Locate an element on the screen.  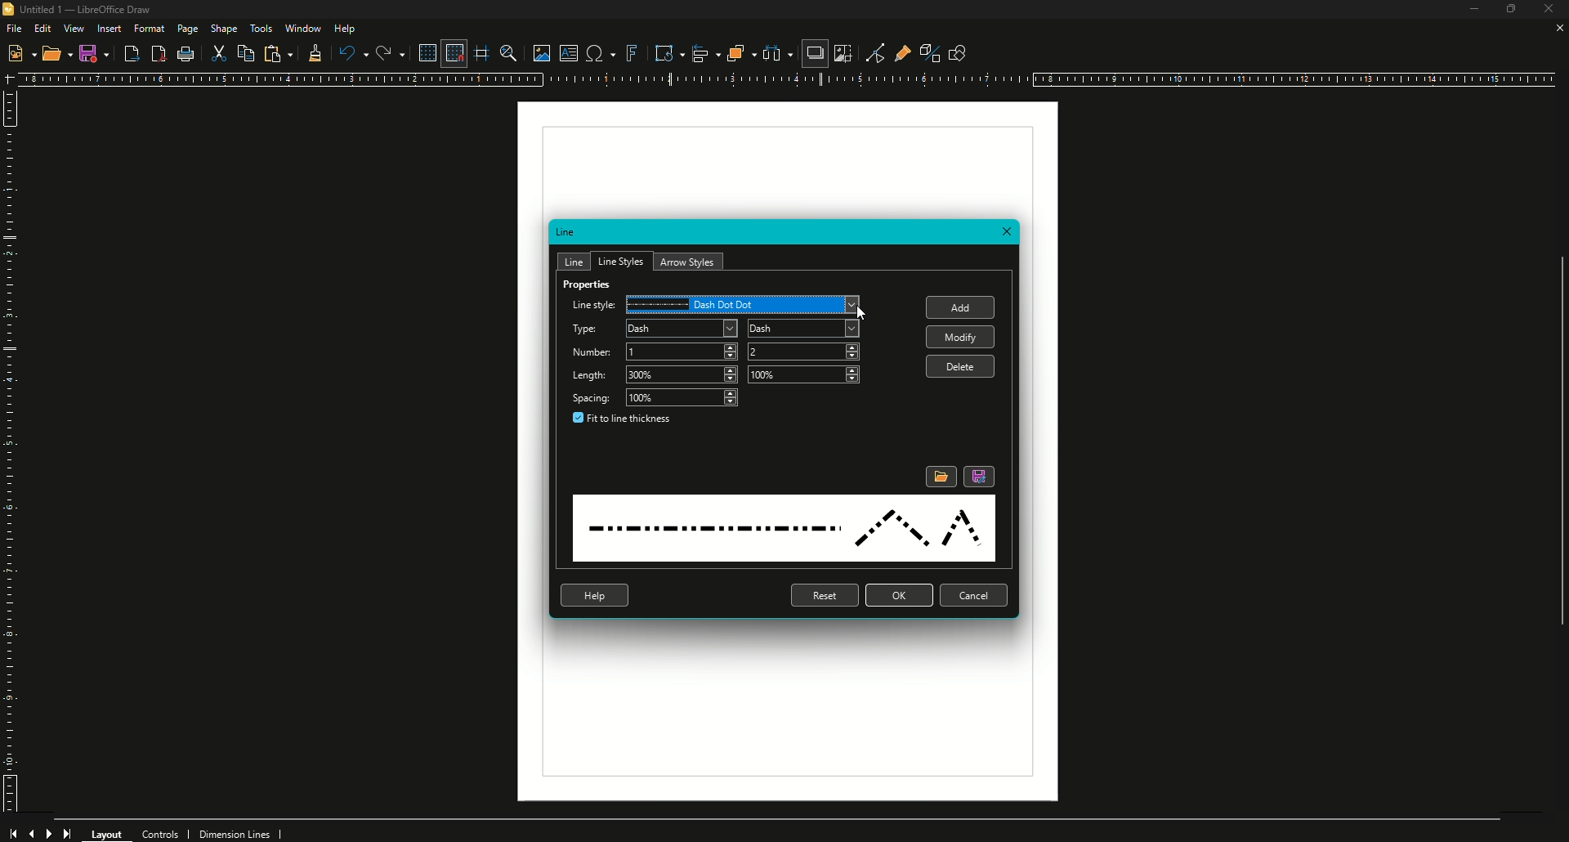
Export is located at coordinates (131, 55).